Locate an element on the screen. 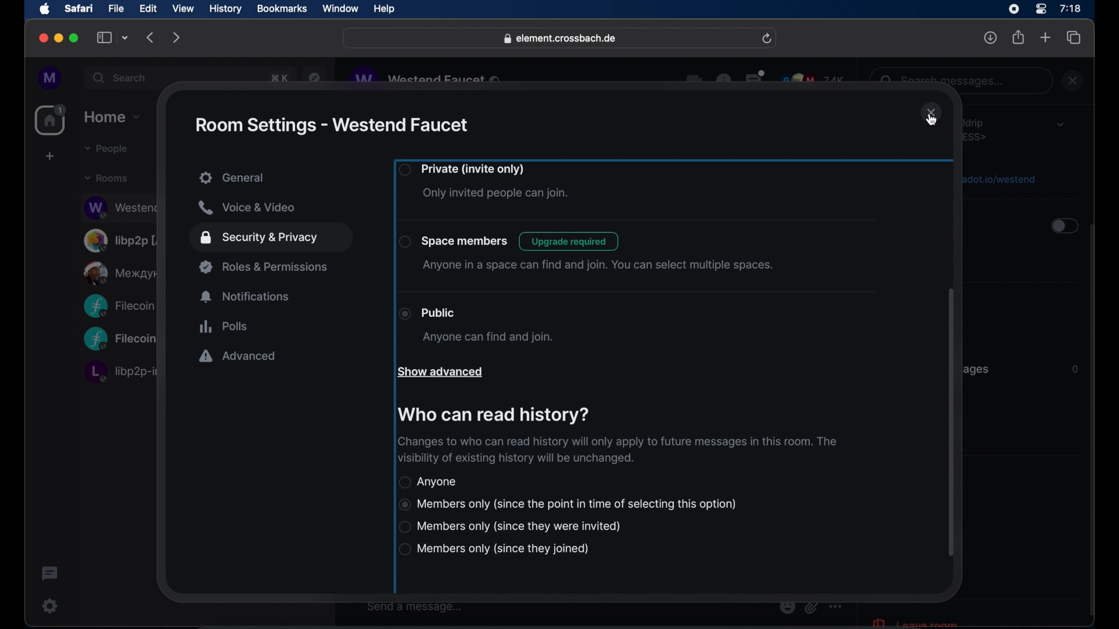  obscure is located at coordinates (123, 240).